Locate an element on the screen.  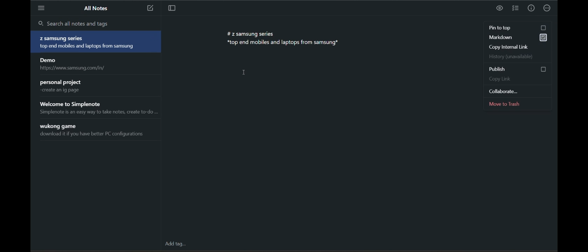
pin to top is located at coordinates (518, 27).